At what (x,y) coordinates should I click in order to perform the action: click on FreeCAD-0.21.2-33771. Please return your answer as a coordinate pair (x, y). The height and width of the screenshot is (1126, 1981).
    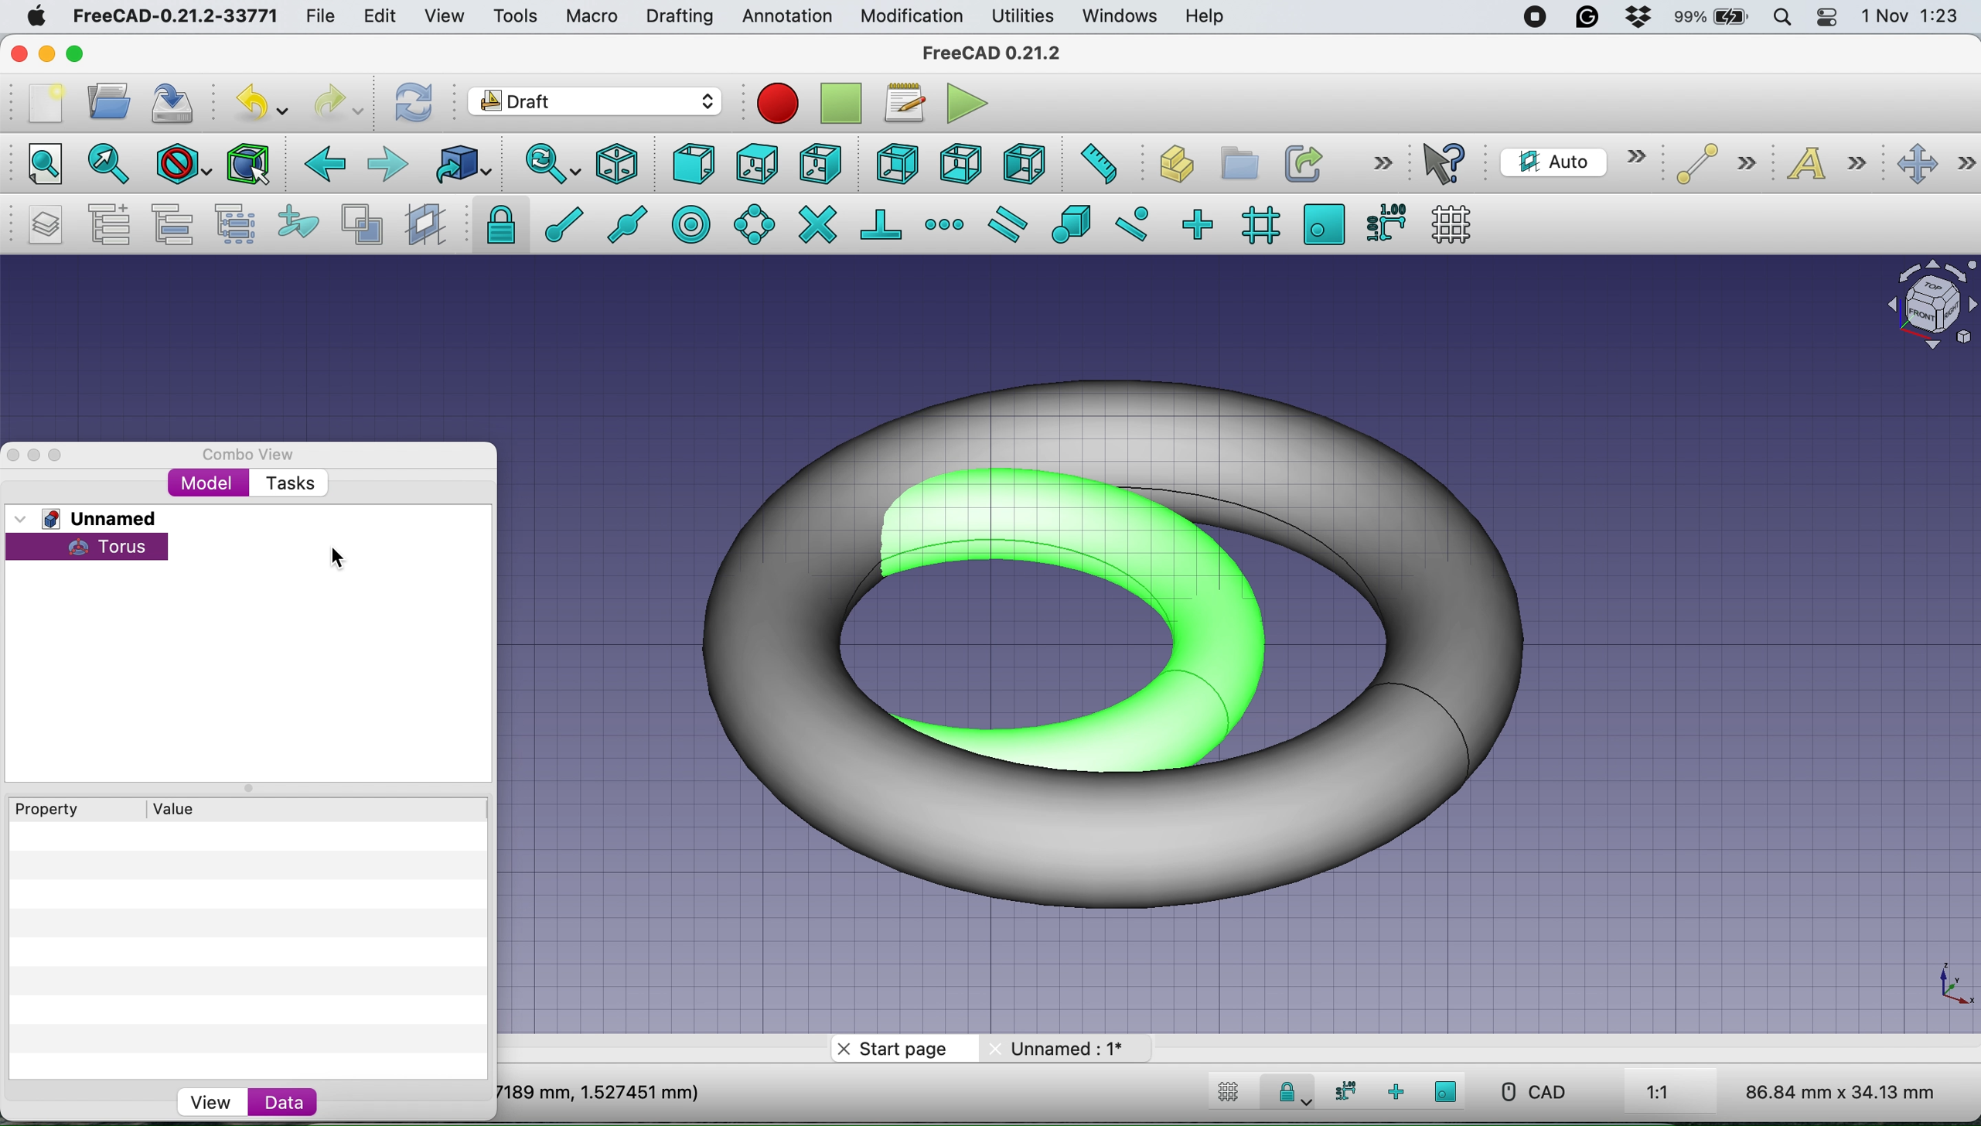
    Looking at the image, I should click on (176, 15).